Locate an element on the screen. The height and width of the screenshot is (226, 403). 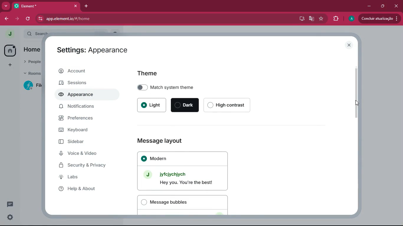
help is located at coordinates (89, 188).